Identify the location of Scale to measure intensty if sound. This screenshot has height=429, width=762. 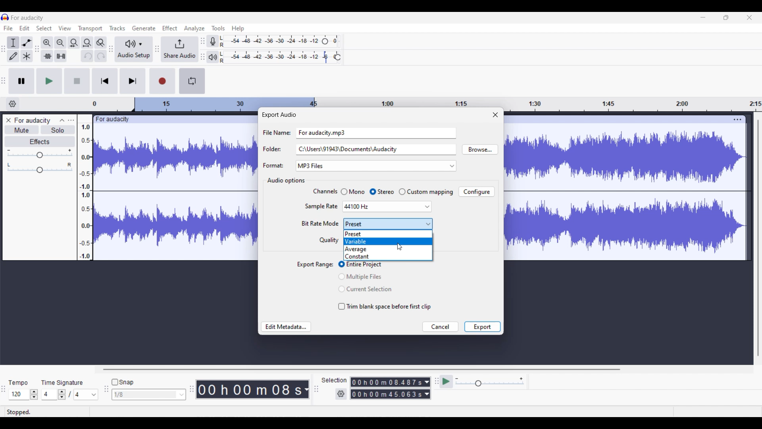
(85, 192).